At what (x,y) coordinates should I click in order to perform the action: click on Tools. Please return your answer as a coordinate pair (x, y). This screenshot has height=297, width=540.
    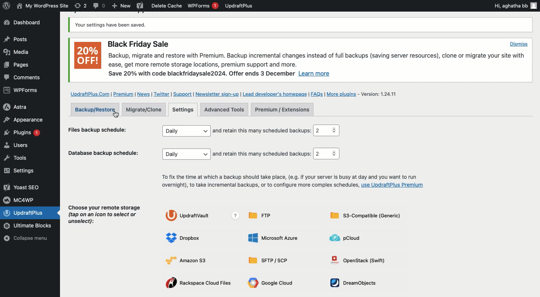
    Looking at the image, I should click on (20, 158).